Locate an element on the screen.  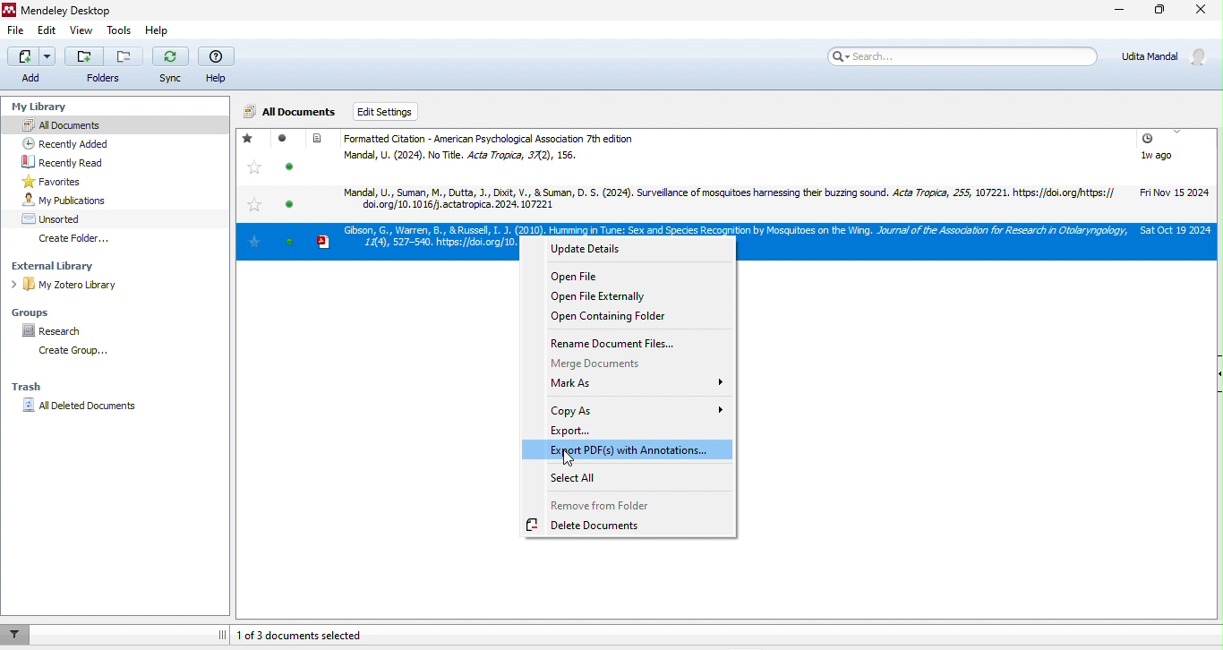
year is located at coordinates (1177, 172).